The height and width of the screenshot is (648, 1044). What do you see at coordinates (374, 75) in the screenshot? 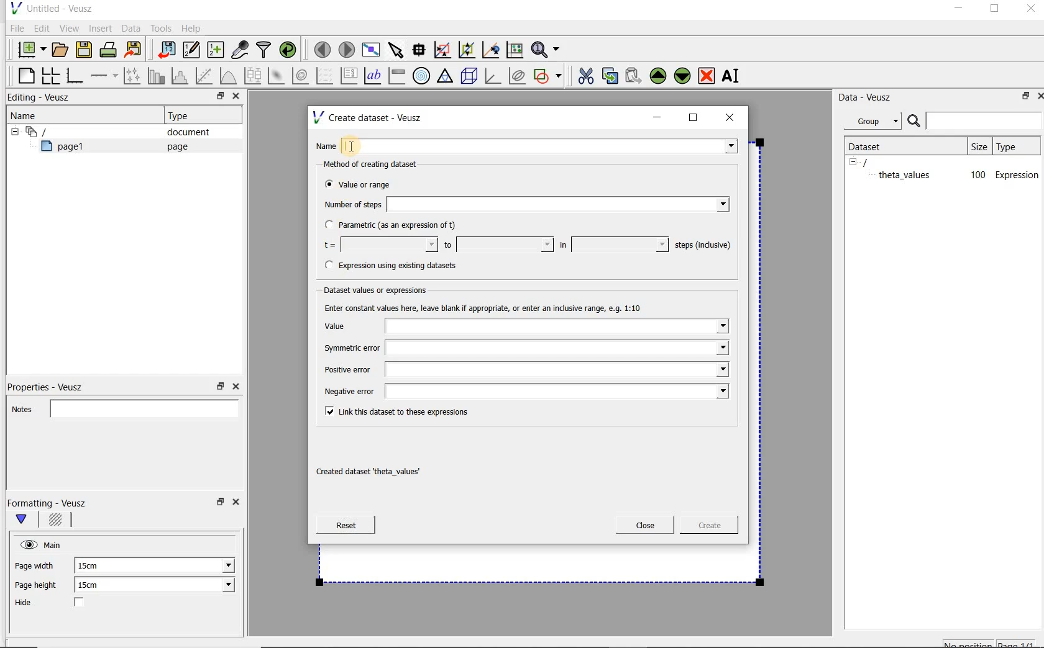
I see `text label` at bounding box center [374, 75].